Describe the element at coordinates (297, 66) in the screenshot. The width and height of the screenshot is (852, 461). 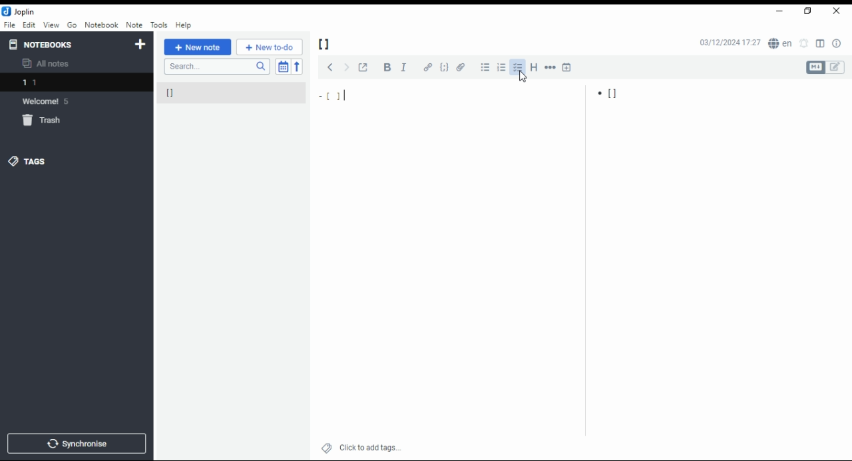
I see `sort order reverse` at that location.